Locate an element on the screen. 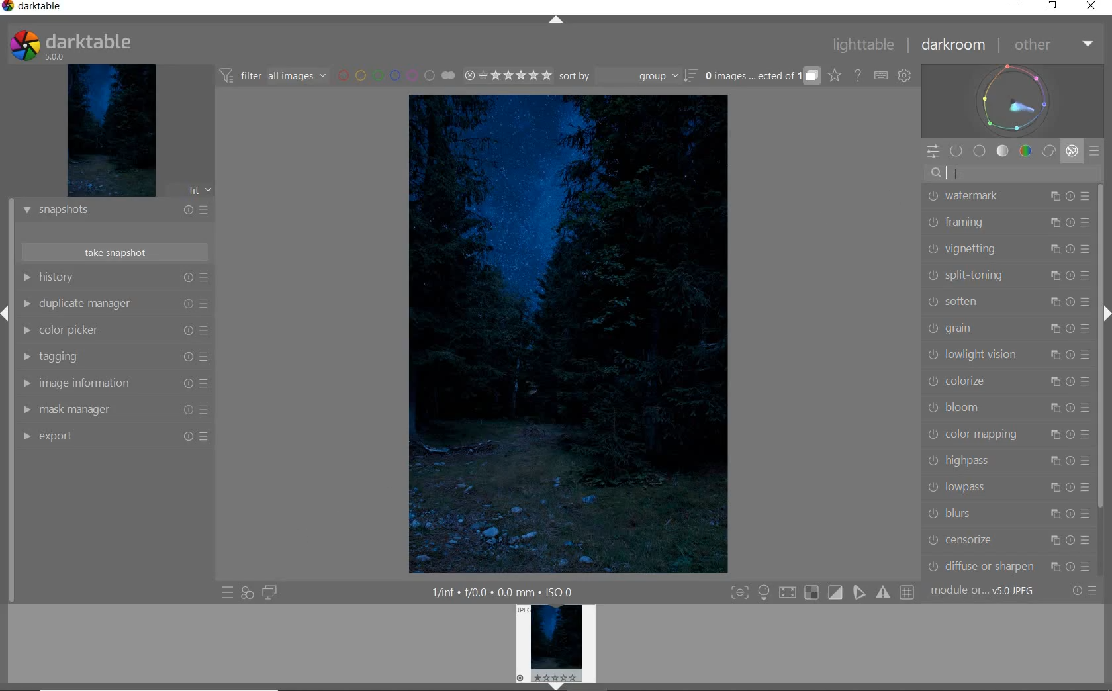 Image resolution: width=1112 pixels, height=691 pixels. SNAPSHOTS is located at coordinates (115, 212).